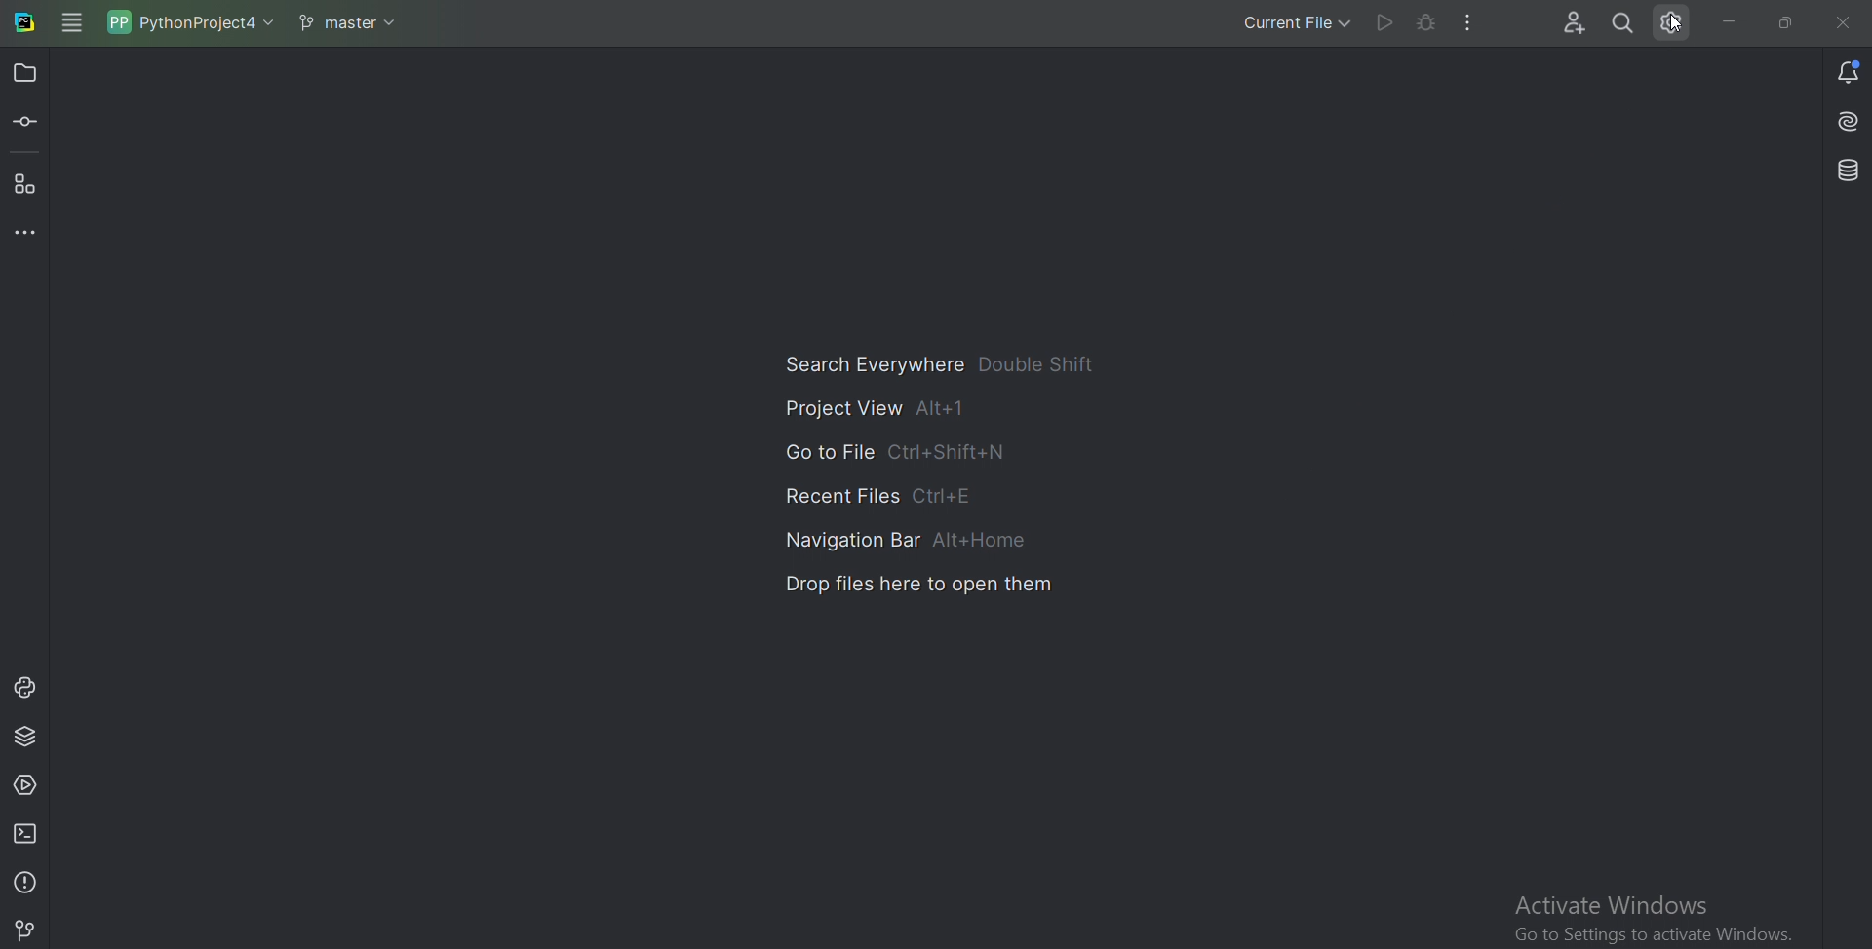  I want to click on Problems, so click(25, 881).